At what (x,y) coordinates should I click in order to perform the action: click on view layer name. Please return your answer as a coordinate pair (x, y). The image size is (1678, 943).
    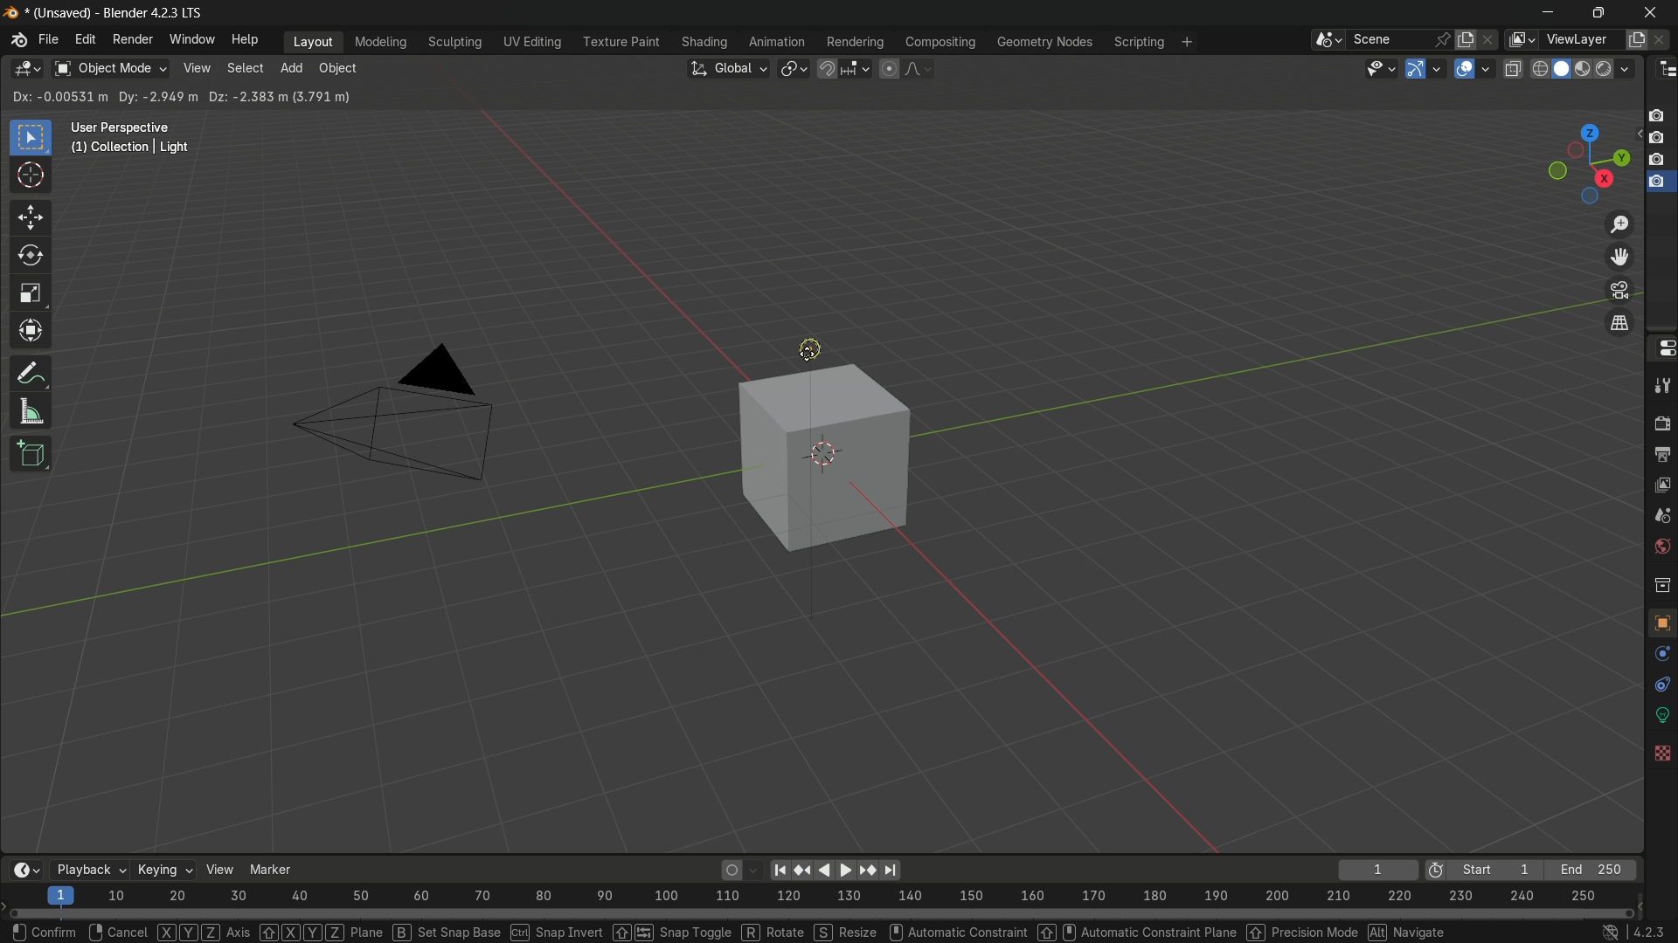
    Looking at the image, I should click on (1579, 39).